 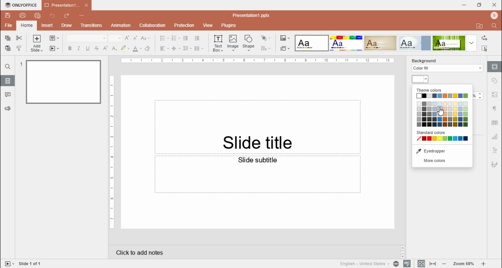 What do you see at coordinates (19, 38) in the screenshot?
I see `cut` at bounding box center [19, 38].